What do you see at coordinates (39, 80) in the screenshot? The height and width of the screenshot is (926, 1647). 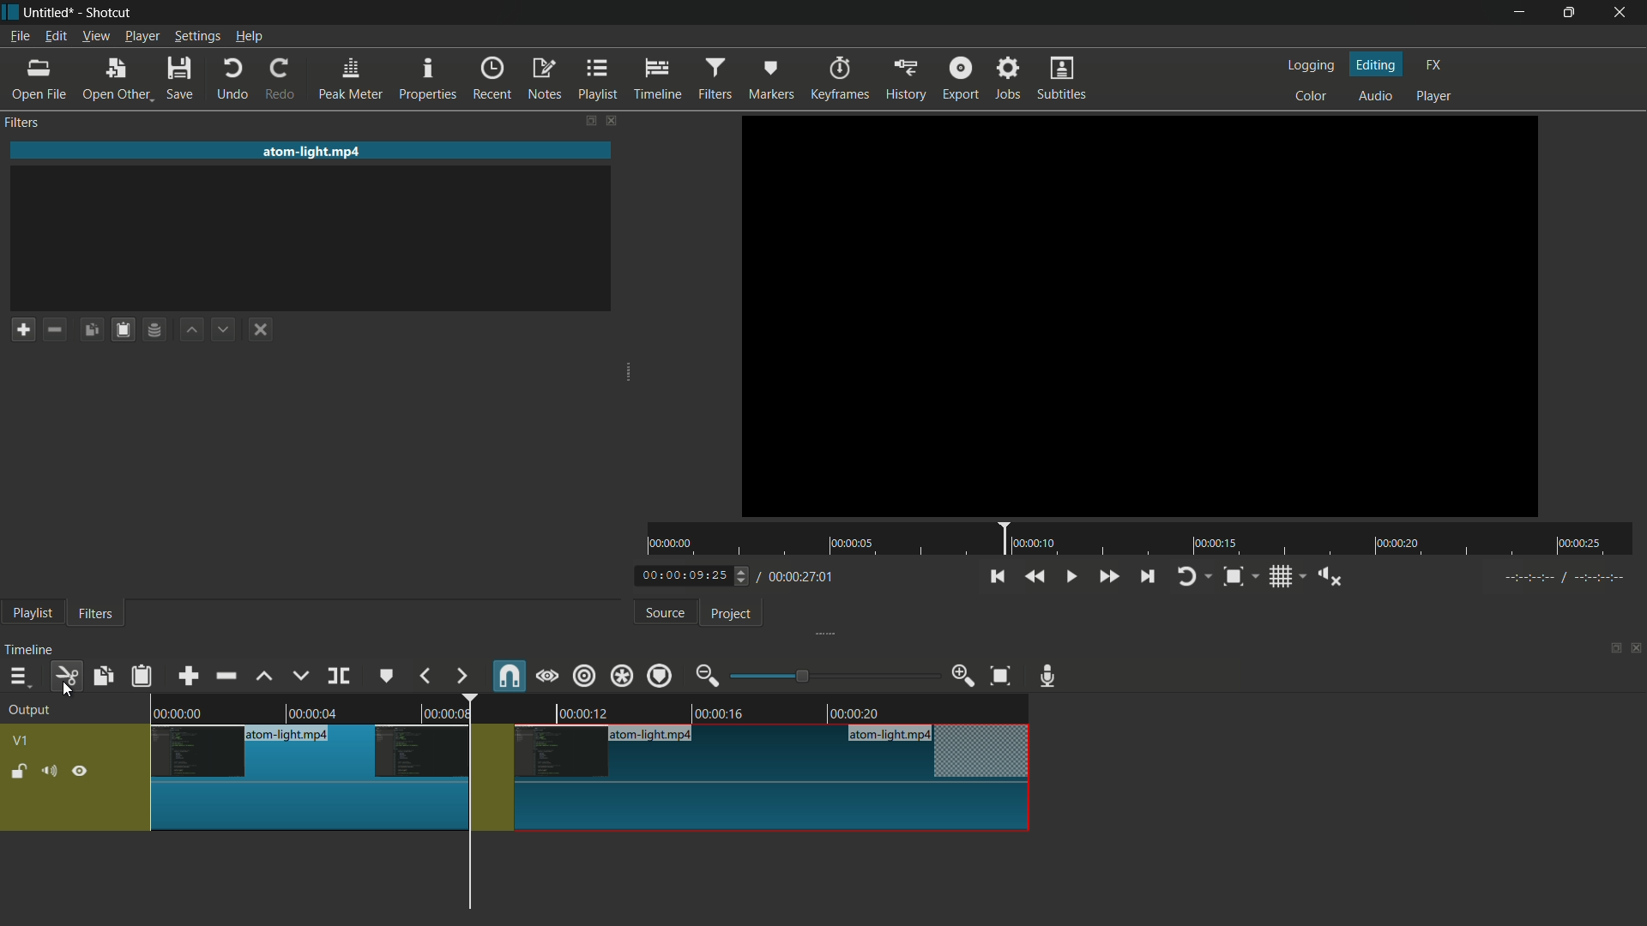 I see `open file` at bounding box center [39, 80].